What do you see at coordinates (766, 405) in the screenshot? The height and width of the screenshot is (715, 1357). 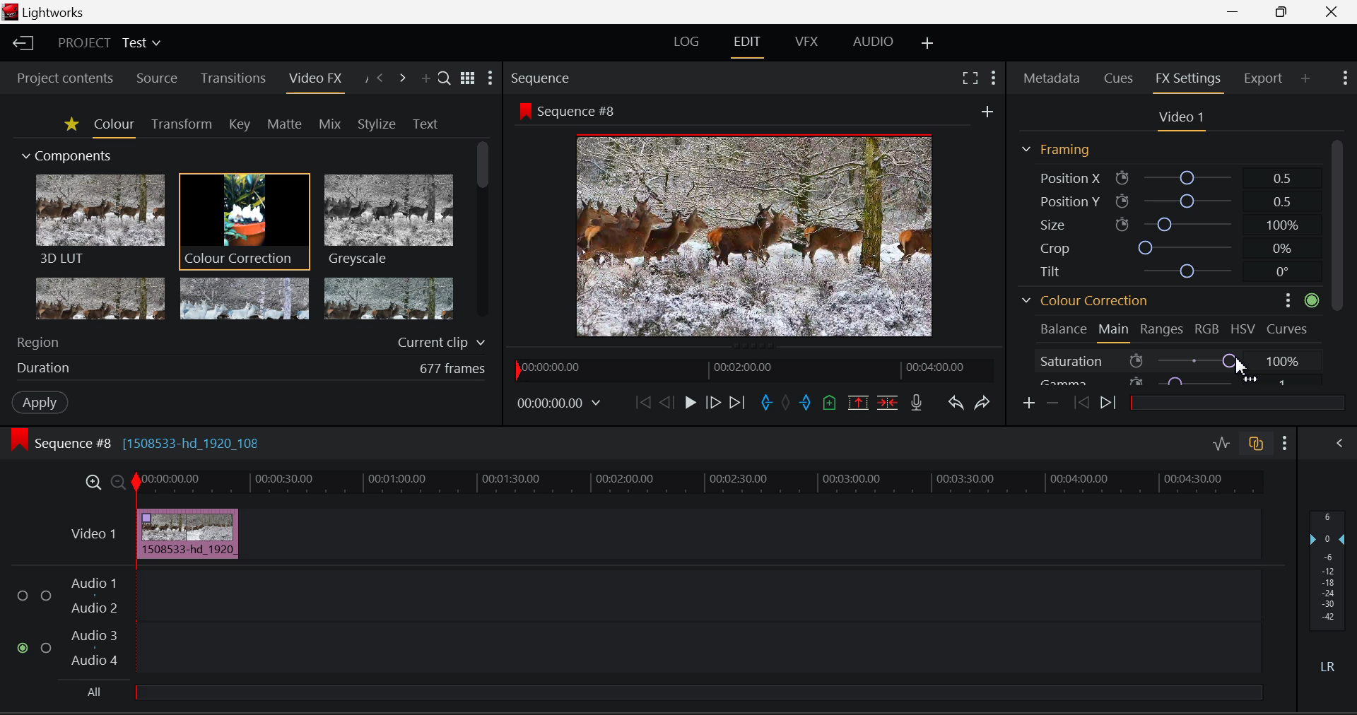 I see `Mark In` at bounding box center [766, 405].